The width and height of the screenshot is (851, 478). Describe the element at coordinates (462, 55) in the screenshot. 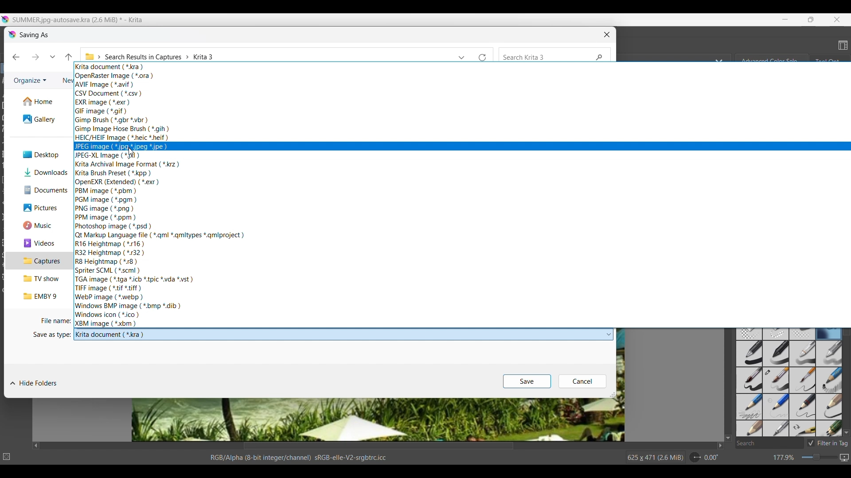

I see `List current folders` at that location.